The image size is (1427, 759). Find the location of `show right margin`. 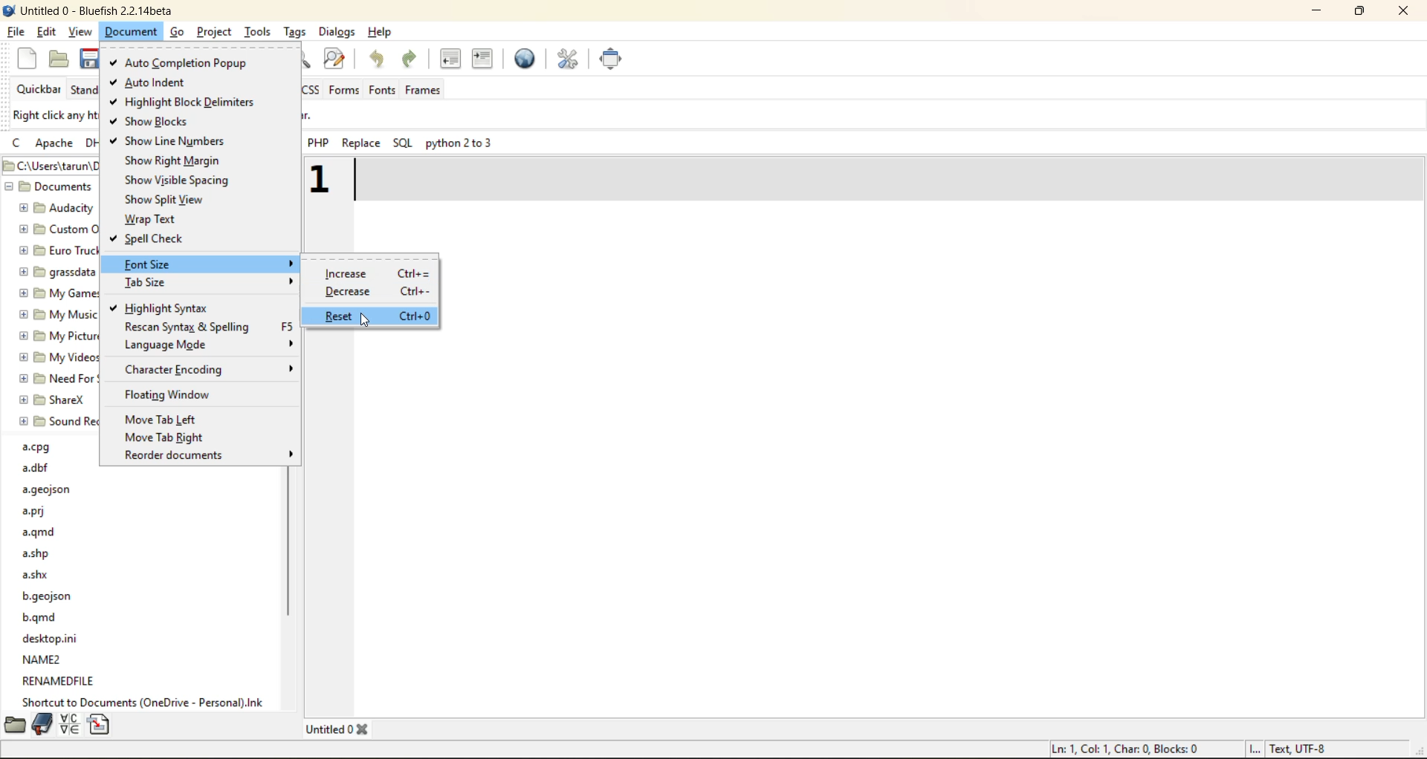

show right margin is located at coordinates (179, 160).